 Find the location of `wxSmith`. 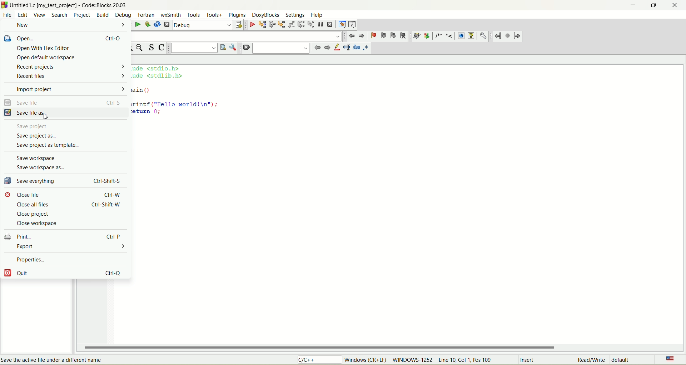

wxSmith is located at coordinates (172, 16).